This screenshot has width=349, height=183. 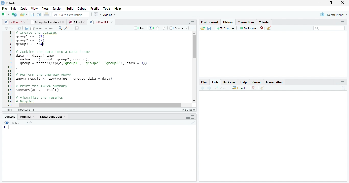 I want to click on History, so click(x=228, y=22).